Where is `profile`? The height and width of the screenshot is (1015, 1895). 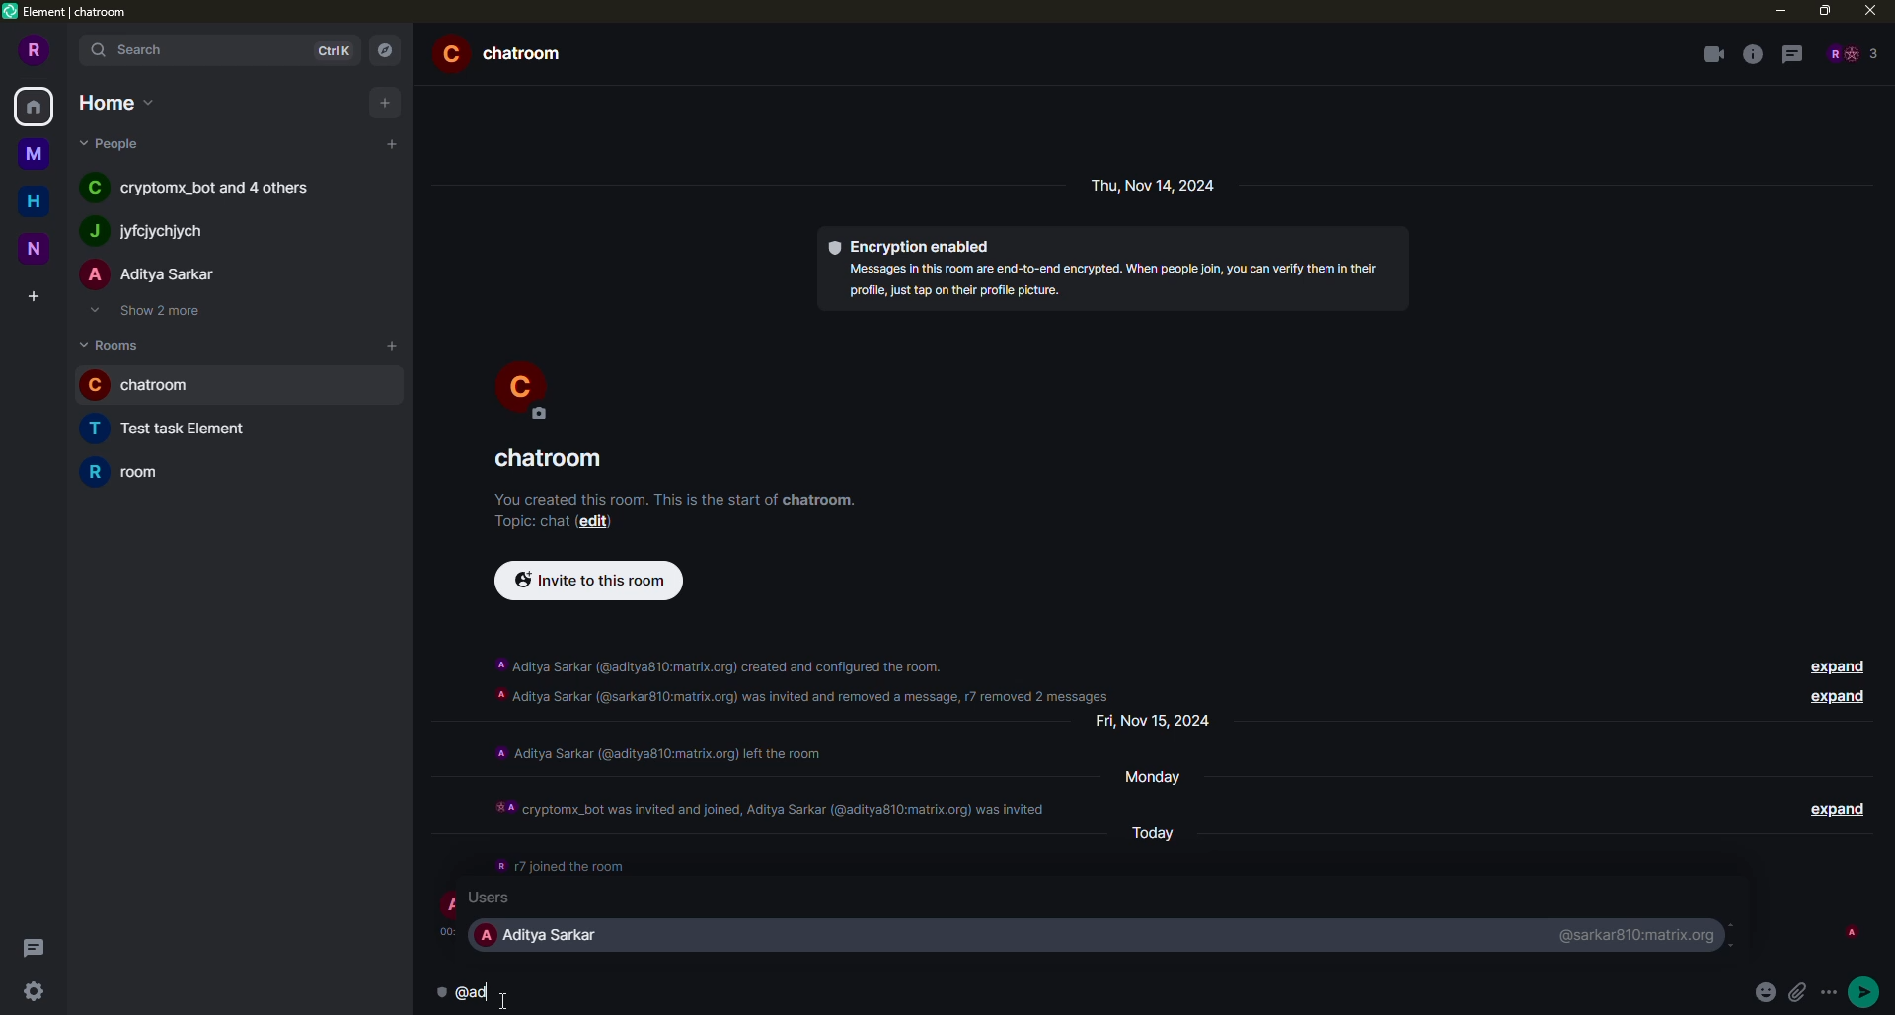
profile is located at coordinates (522, 387).